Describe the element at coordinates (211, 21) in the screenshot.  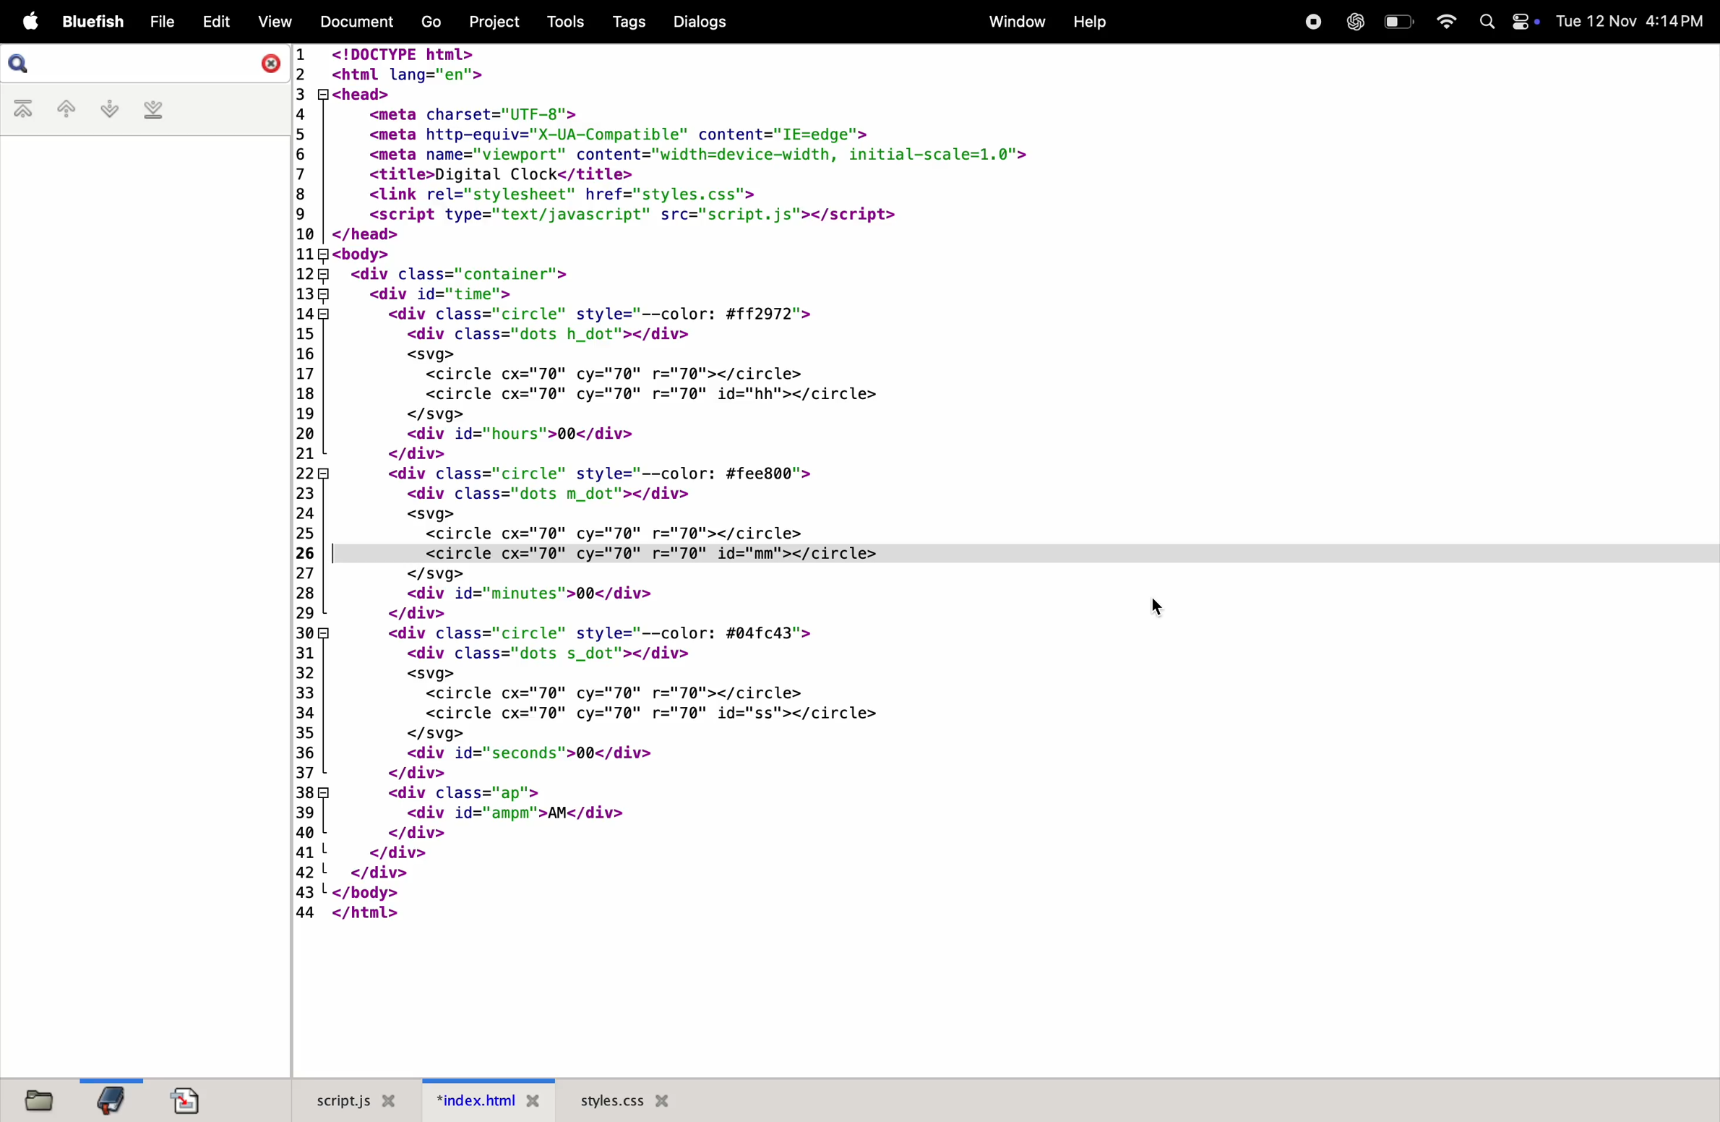
I see `edit` at that location.